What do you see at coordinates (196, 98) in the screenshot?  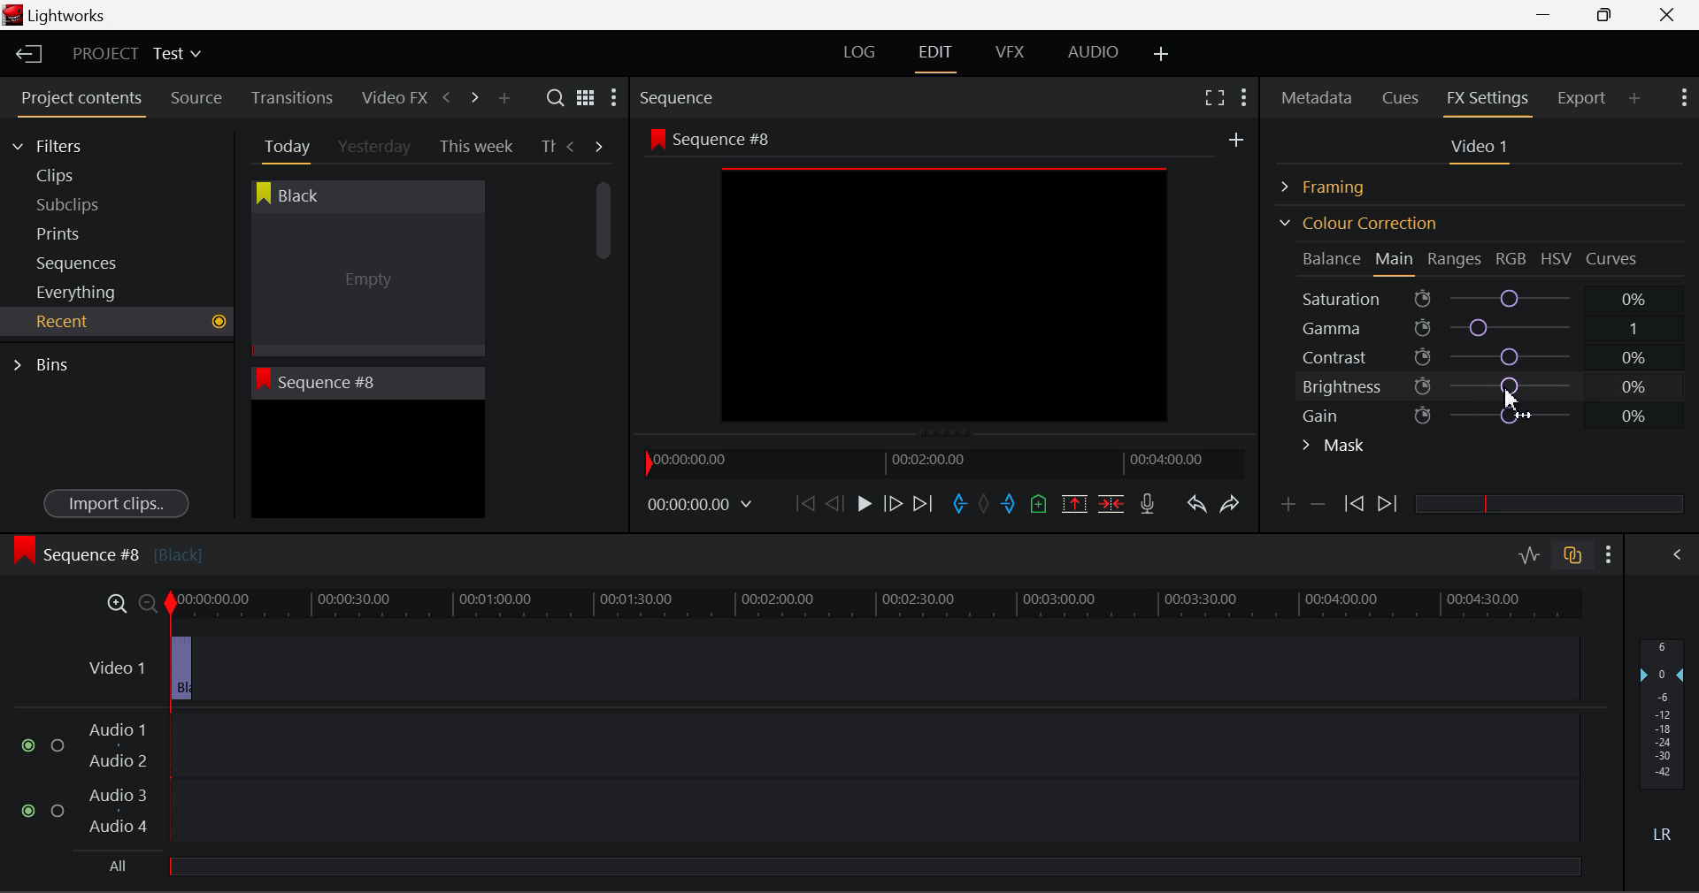 I see `Source` at bounding box center [196, 98].